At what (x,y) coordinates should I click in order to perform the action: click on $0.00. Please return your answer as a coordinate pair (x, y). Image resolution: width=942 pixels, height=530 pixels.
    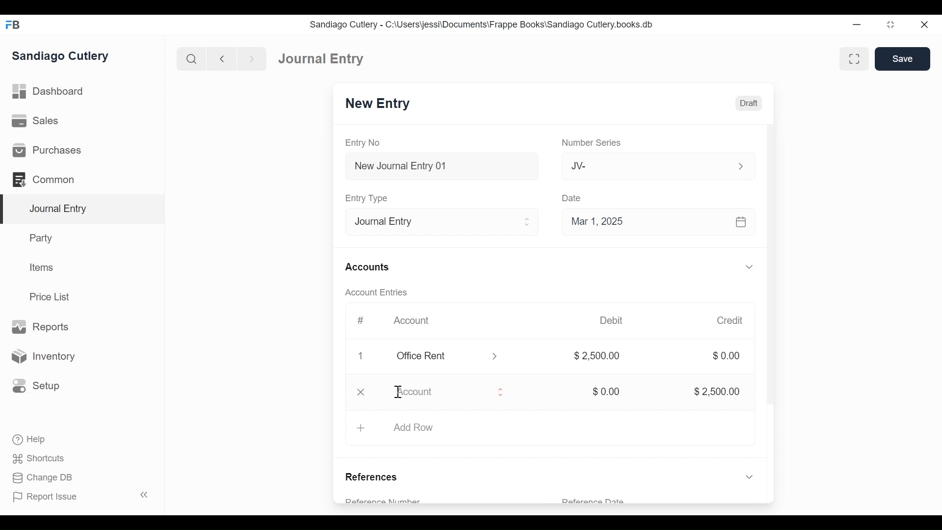
    Looking at the image, I should click on (726, 356).